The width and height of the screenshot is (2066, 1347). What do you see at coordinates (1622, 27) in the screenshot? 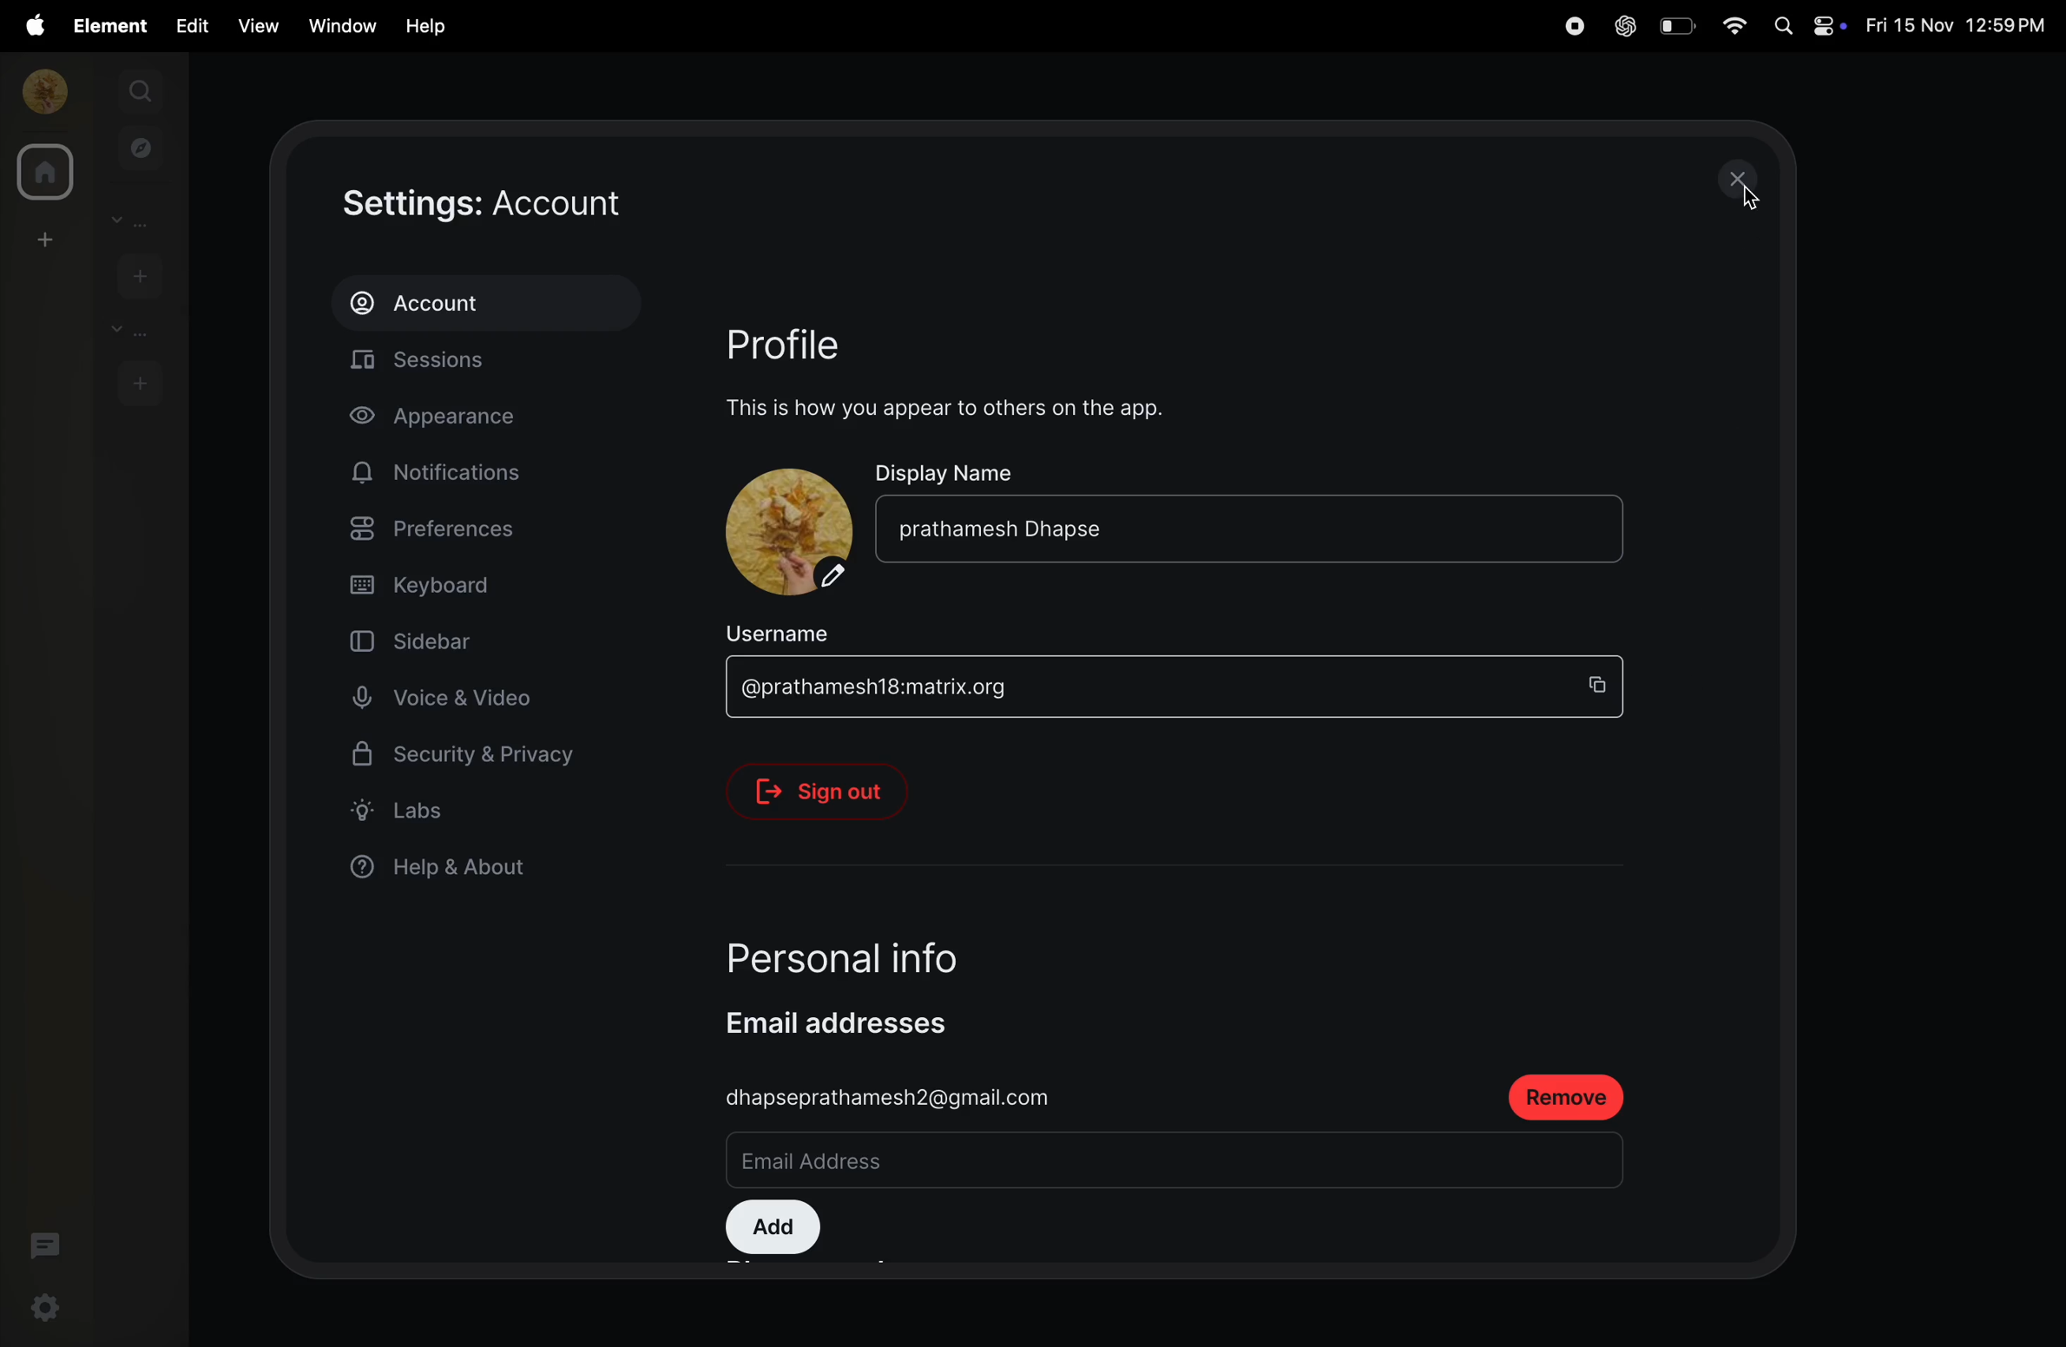
I see `chatgpt` at bounding box center [1622, 27].